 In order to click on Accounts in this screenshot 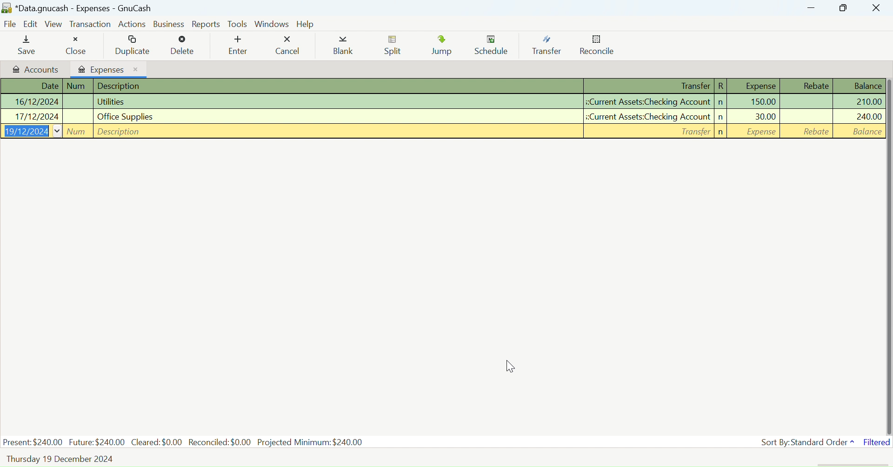, I will do `click(36, 69)`.